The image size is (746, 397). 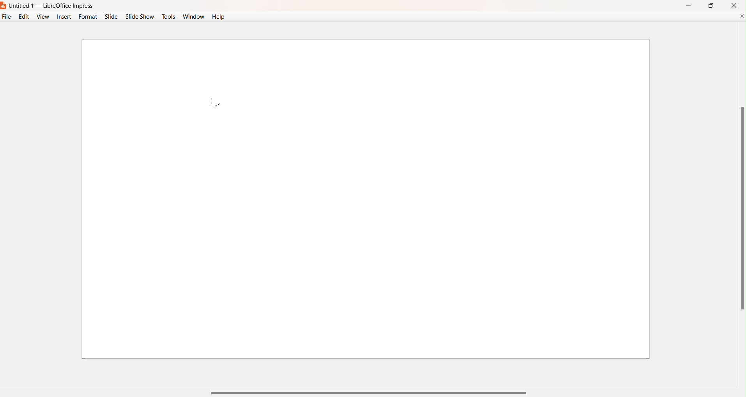 What do you see at coordinates (42, 16) in the screenshot?
I see `View` at bounding box center [42, 16].